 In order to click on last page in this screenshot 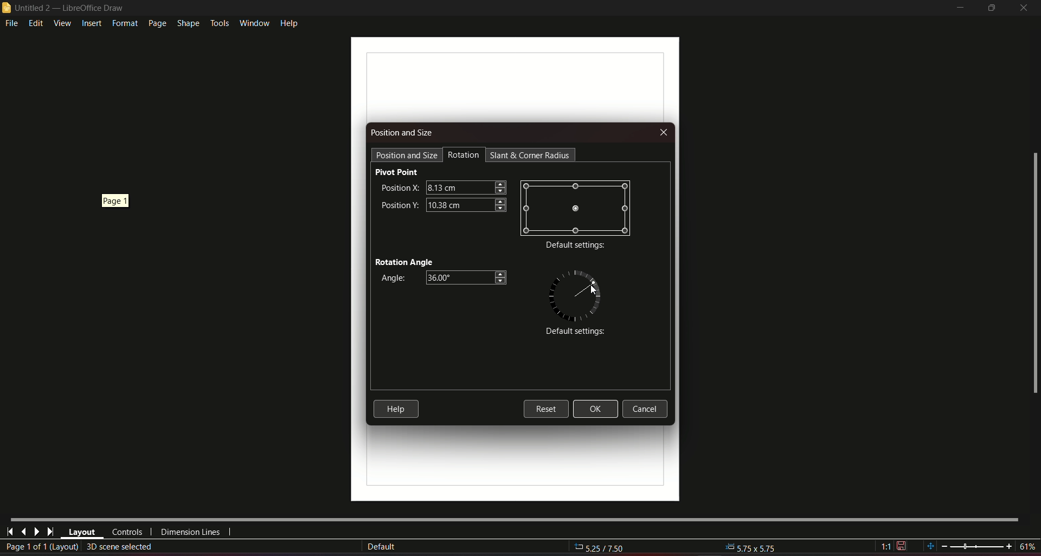, I will do `click(23, 531)`.